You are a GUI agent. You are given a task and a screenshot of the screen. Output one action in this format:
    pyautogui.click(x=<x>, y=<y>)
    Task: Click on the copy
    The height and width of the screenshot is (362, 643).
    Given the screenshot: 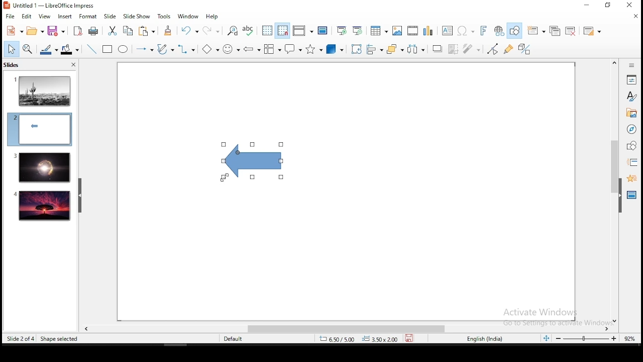 What is the action you would take?
    pyautogui.click(x=128, y=31)
    